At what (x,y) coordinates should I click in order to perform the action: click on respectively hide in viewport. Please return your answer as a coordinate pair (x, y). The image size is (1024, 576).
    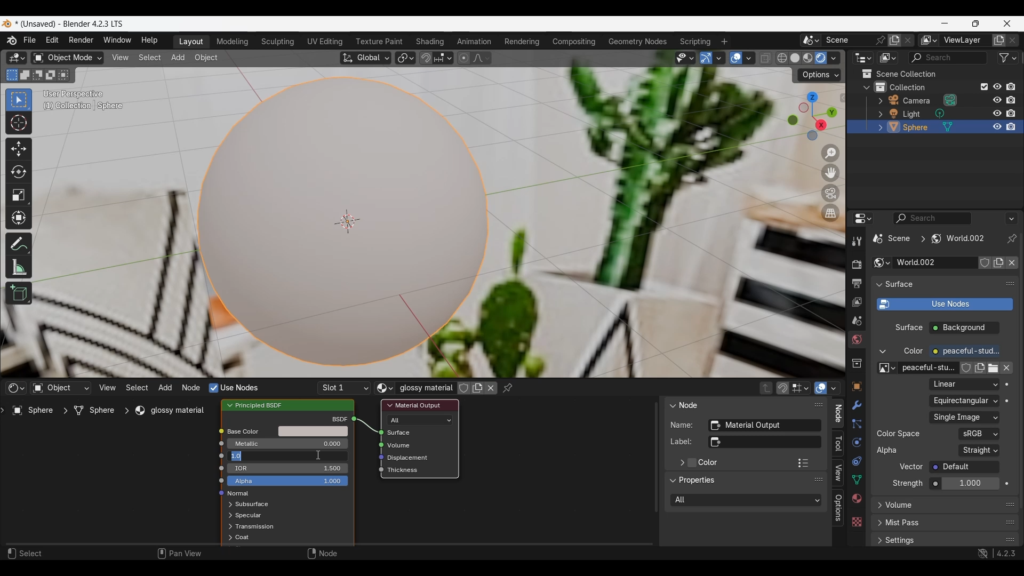
    Looking at the image, I should click on (996, 99).